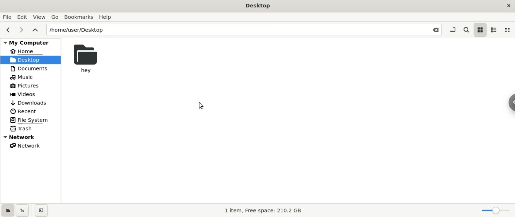  What do you see at coordinates (268, 211) in the screenshot?
I see `1 item, Free space: 210.2 GB` at bounding box center [268, 211].